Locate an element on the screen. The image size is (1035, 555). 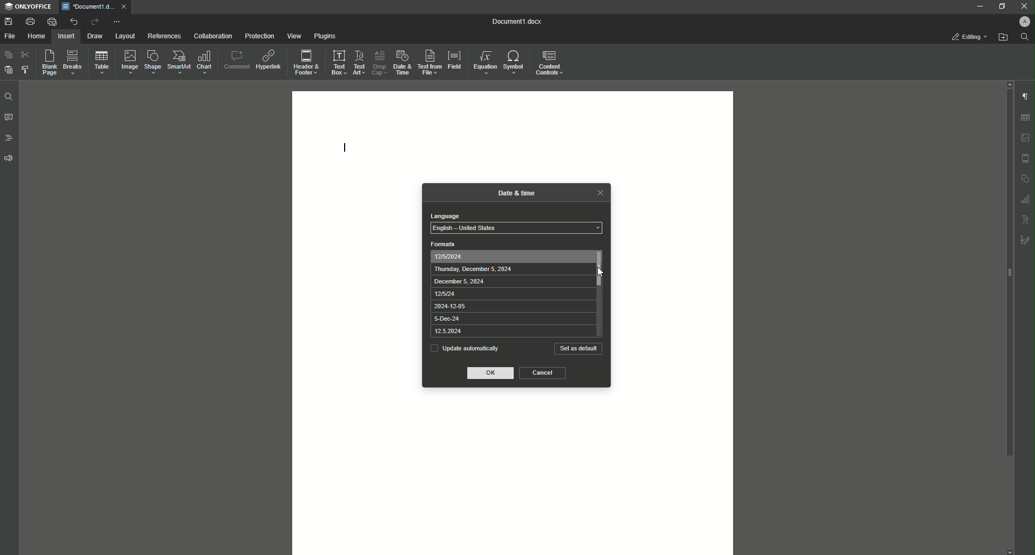
Minimize is located at coordinates (978, 6).